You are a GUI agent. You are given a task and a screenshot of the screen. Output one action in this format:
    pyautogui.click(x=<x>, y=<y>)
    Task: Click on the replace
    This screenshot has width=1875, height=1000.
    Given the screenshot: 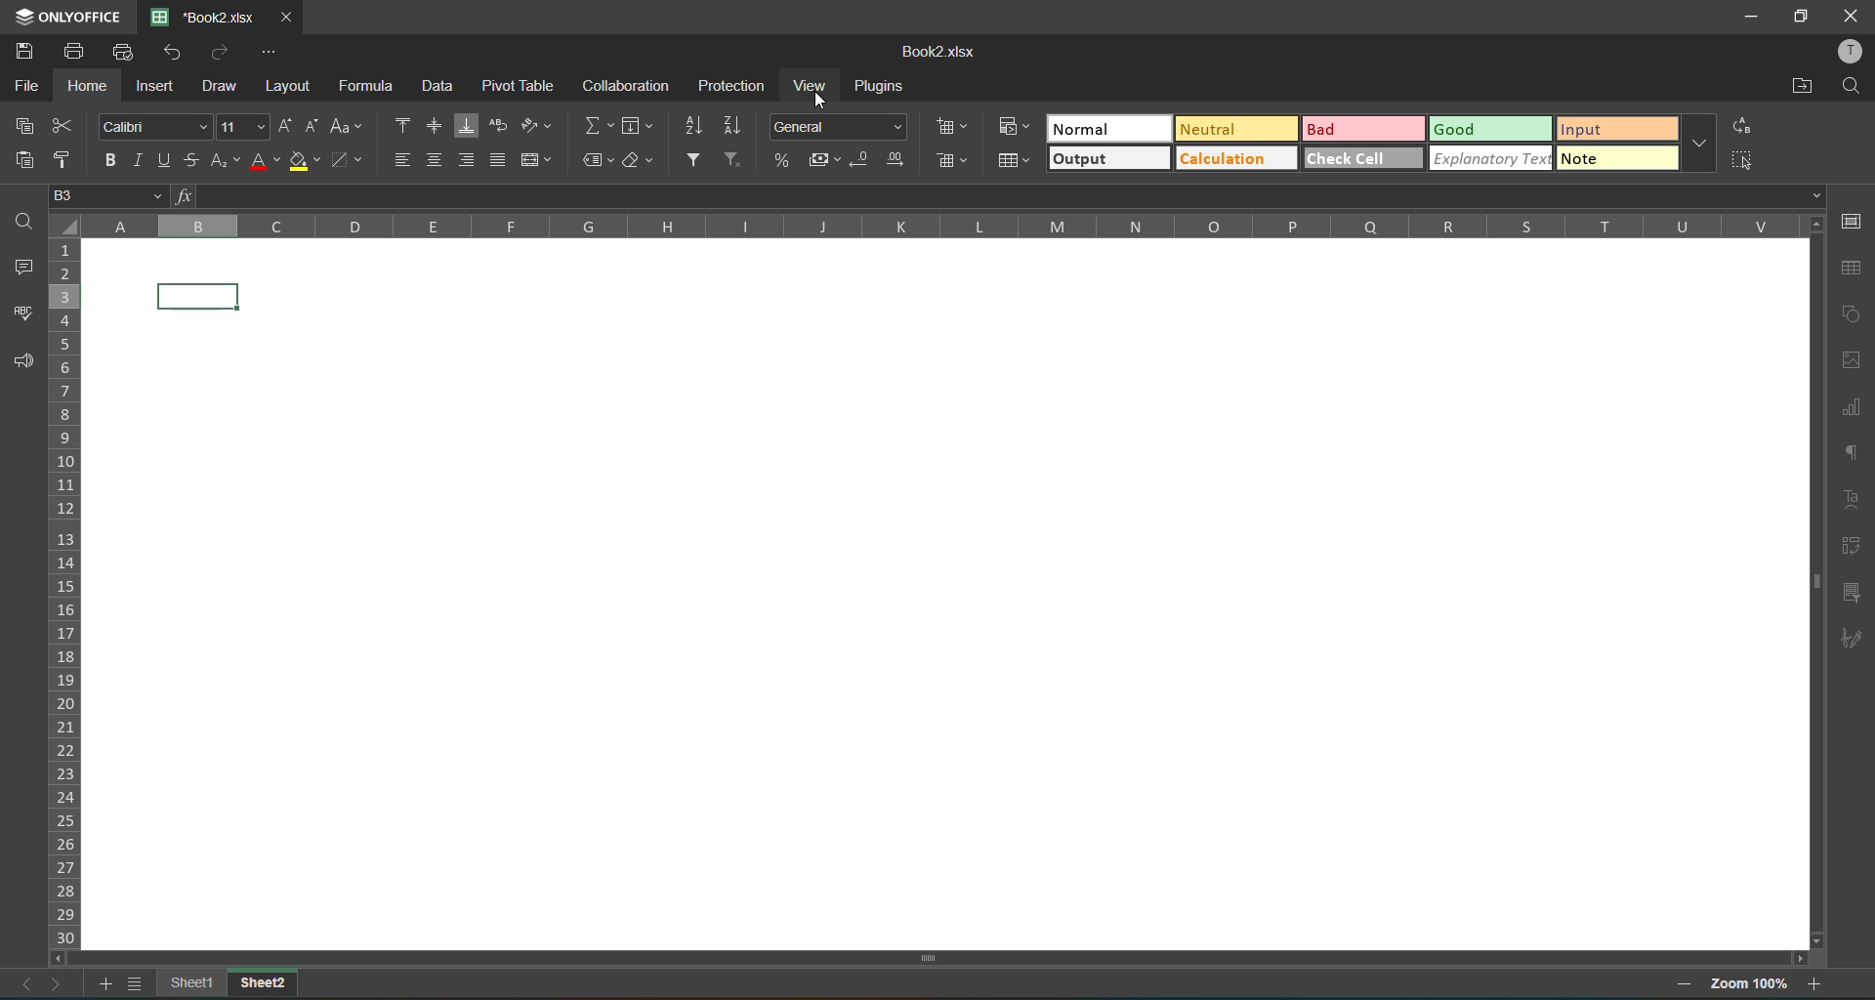 What is the action you would take?
    pyautogui.click(x=1739, y=126)
    